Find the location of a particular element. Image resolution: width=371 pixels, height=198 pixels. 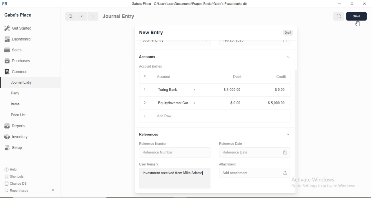

Journal Entry is located at coordinates (22, 82).